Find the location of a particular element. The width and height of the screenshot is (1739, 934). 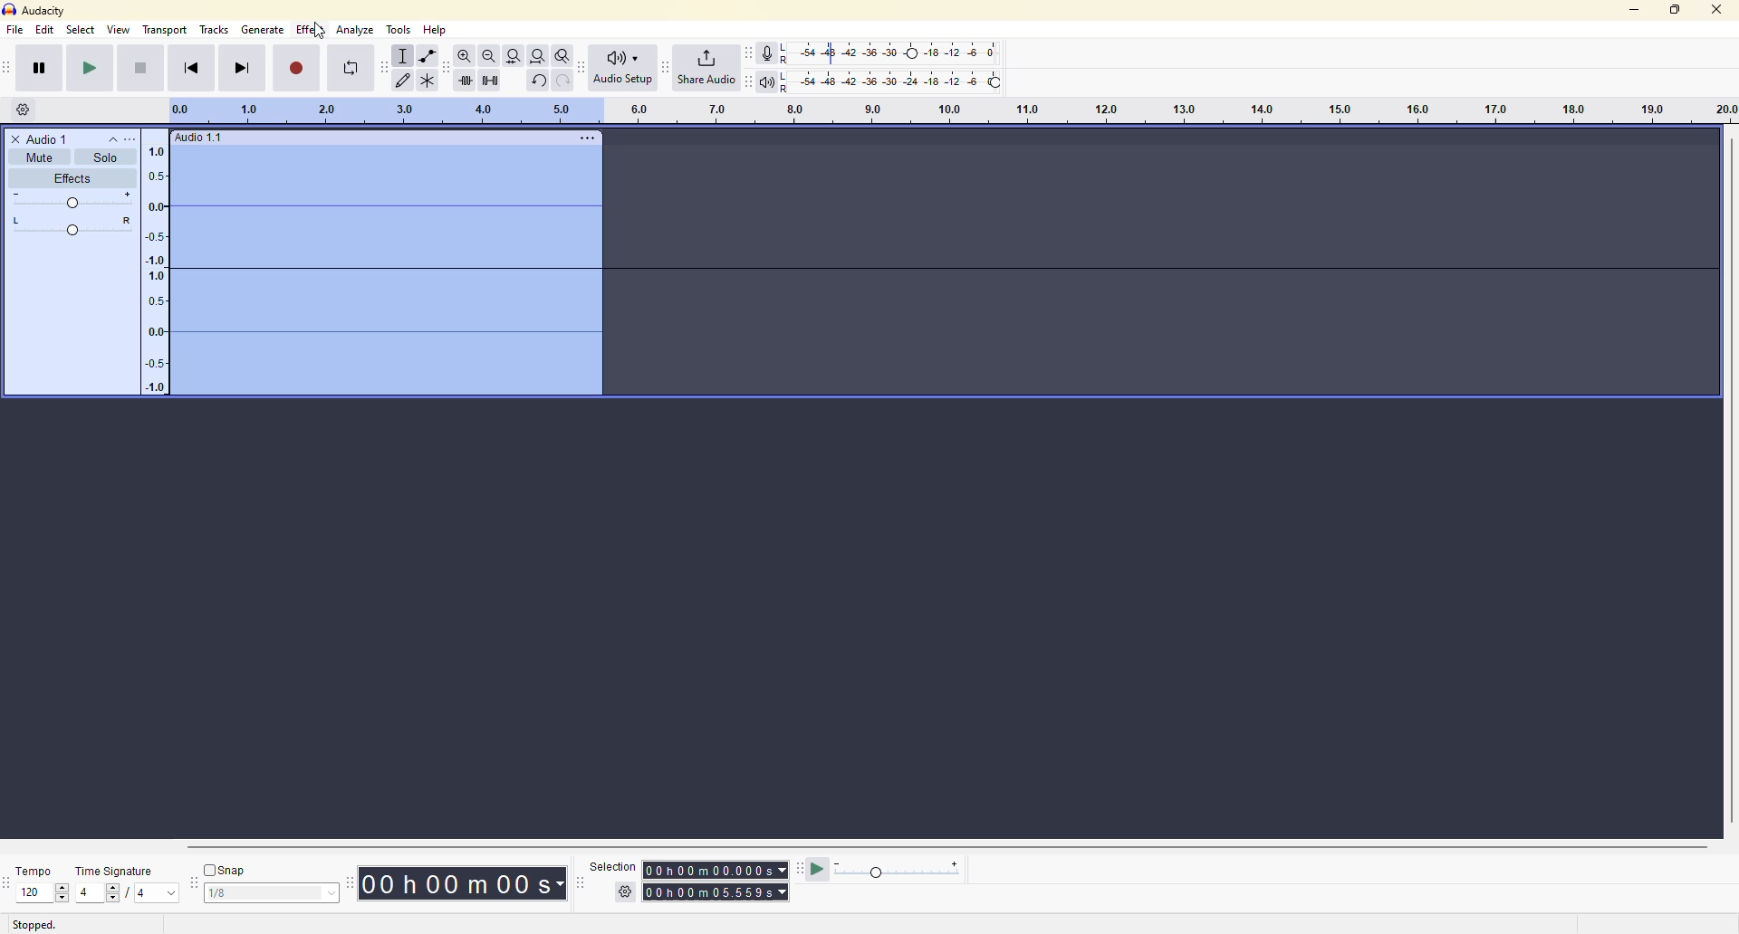

select is located at coordinates (80, 30).